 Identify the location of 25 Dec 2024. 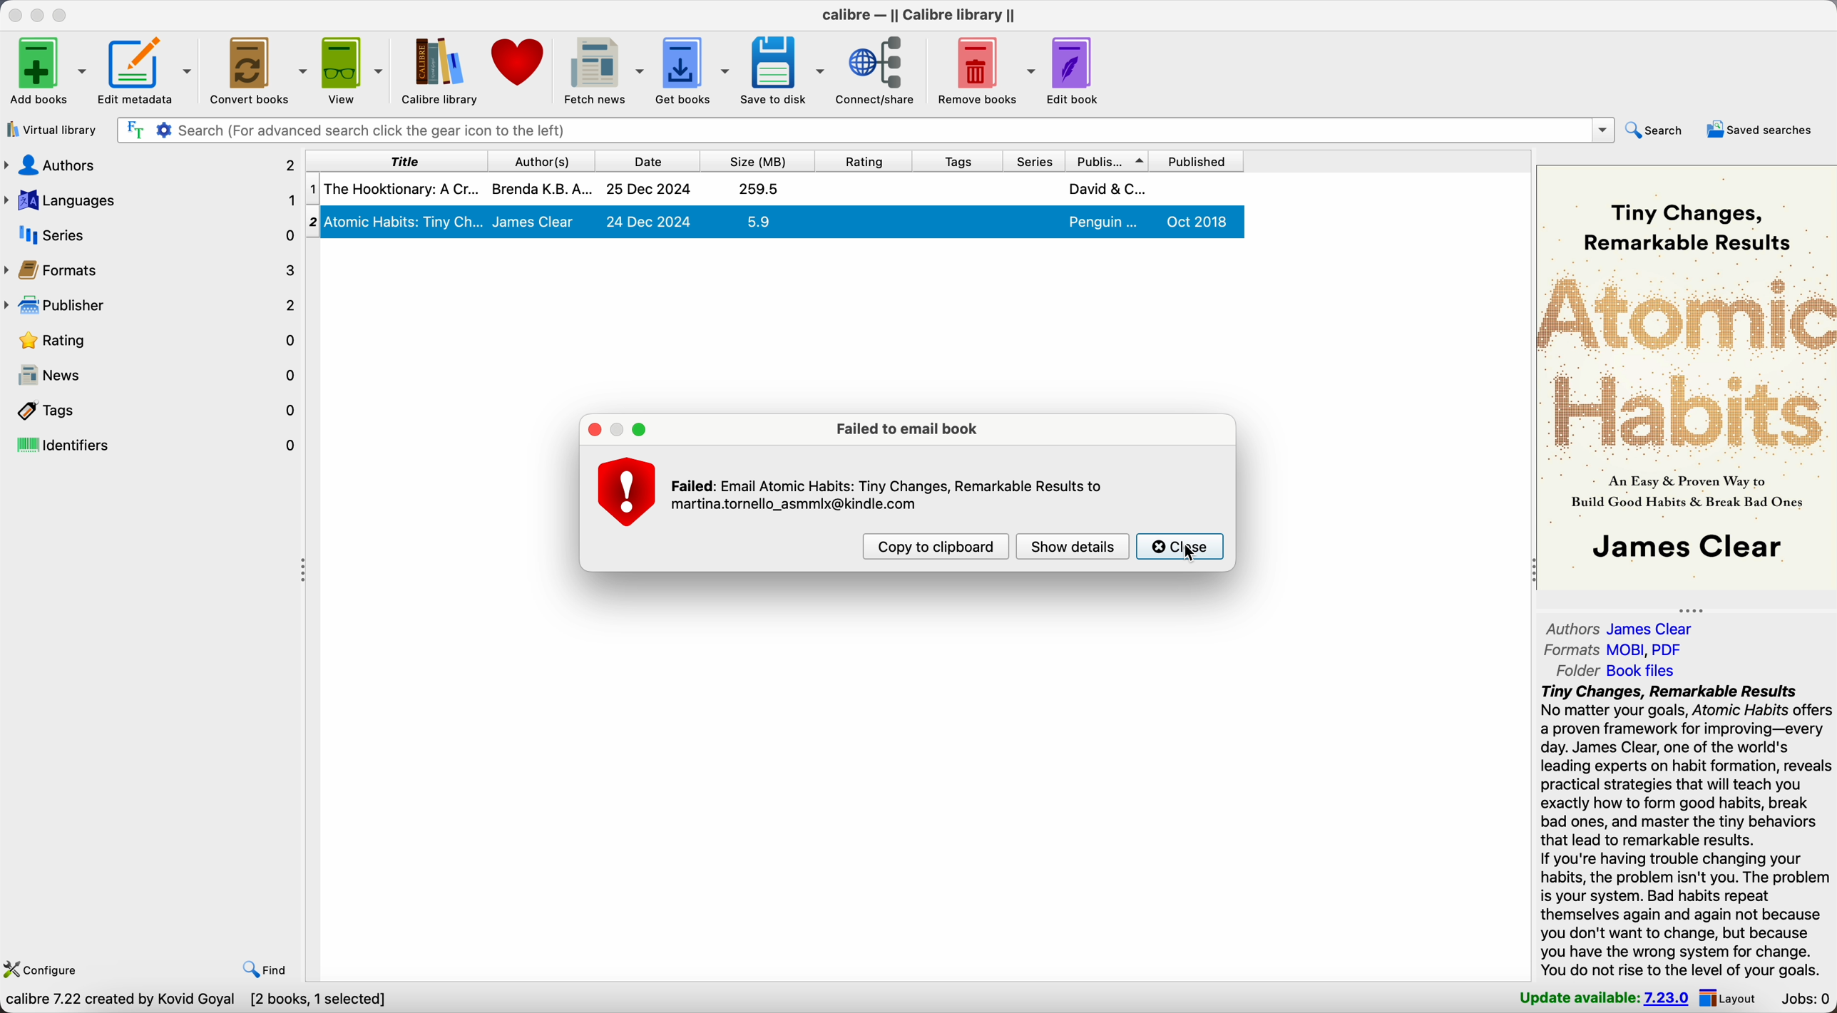
(649, 190).